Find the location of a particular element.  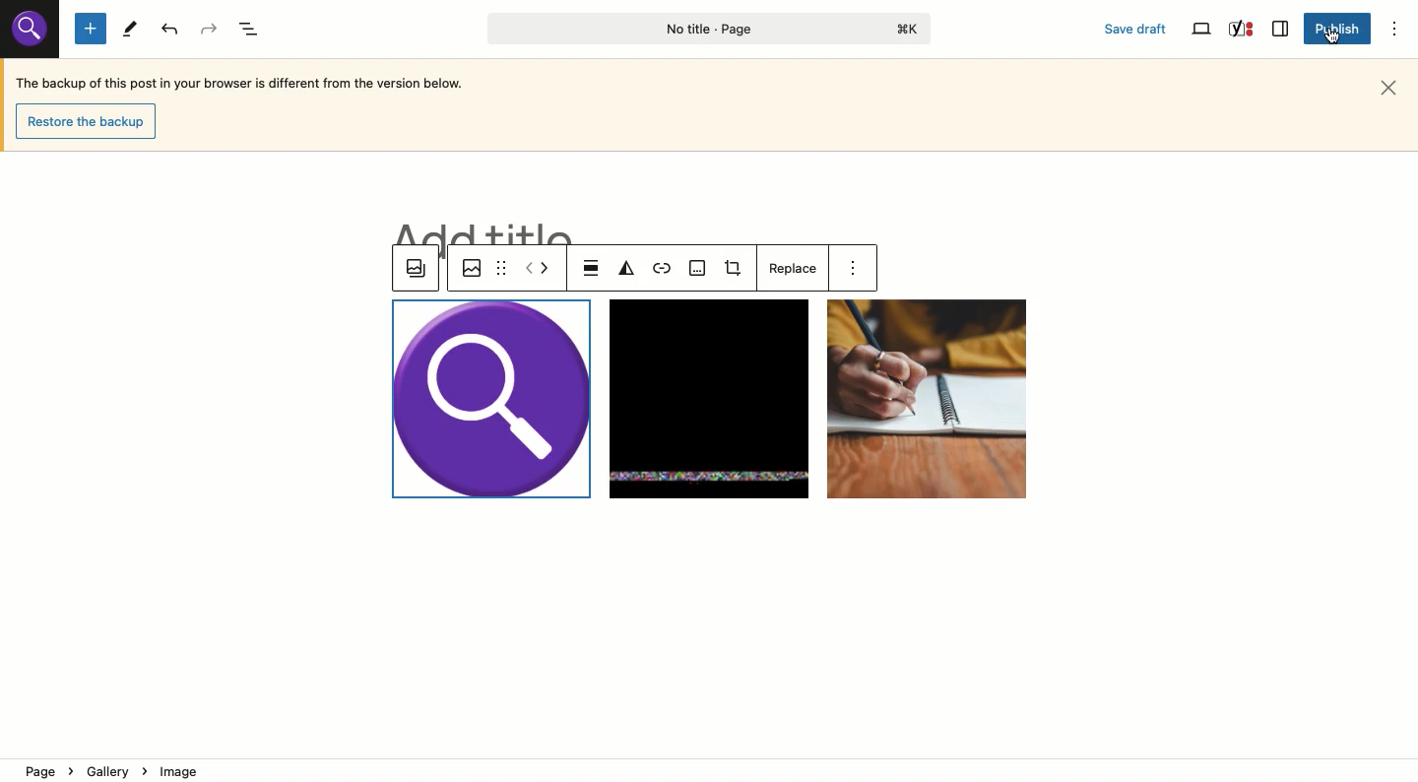

Drag is located at coordinates (500, 267).